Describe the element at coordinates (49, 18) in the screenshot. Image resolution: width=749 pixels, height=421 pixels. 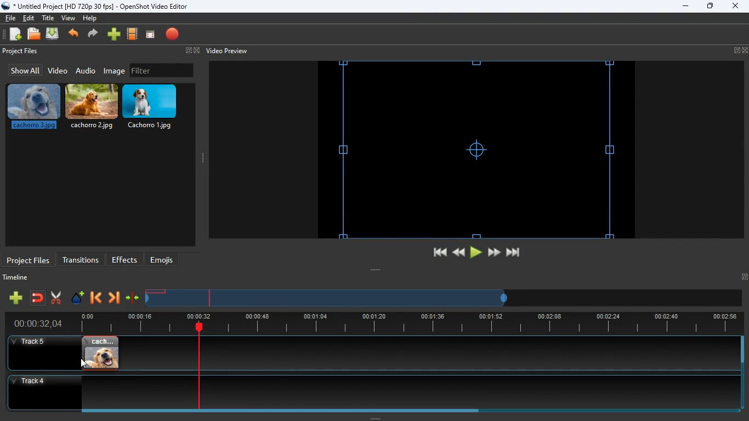
I see `title` at that location.